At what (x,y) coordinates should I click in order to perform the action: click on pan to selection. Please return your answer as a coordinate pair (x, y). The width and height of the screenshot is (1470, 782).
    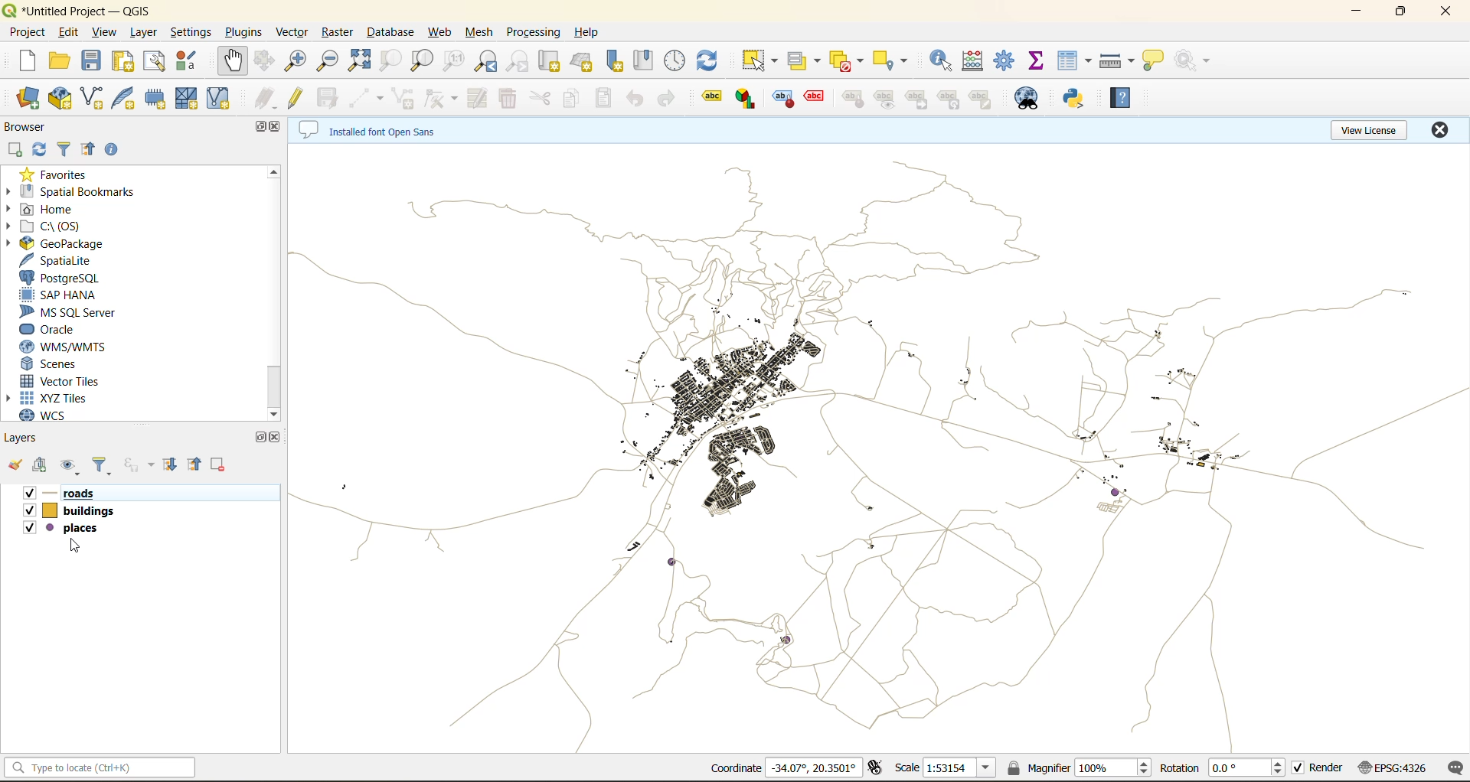
    Looking at the image, I should click on (266, 63).